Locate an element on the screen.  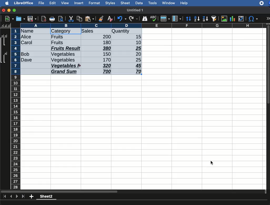
column is located at coordinates (177, 19).